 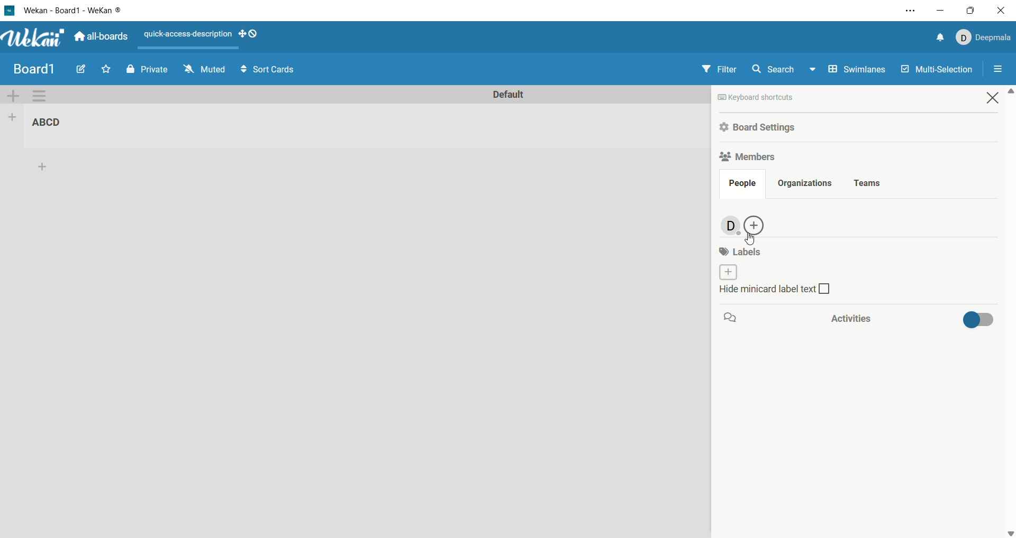 I want to click on labels, so click(x=741, y=252).